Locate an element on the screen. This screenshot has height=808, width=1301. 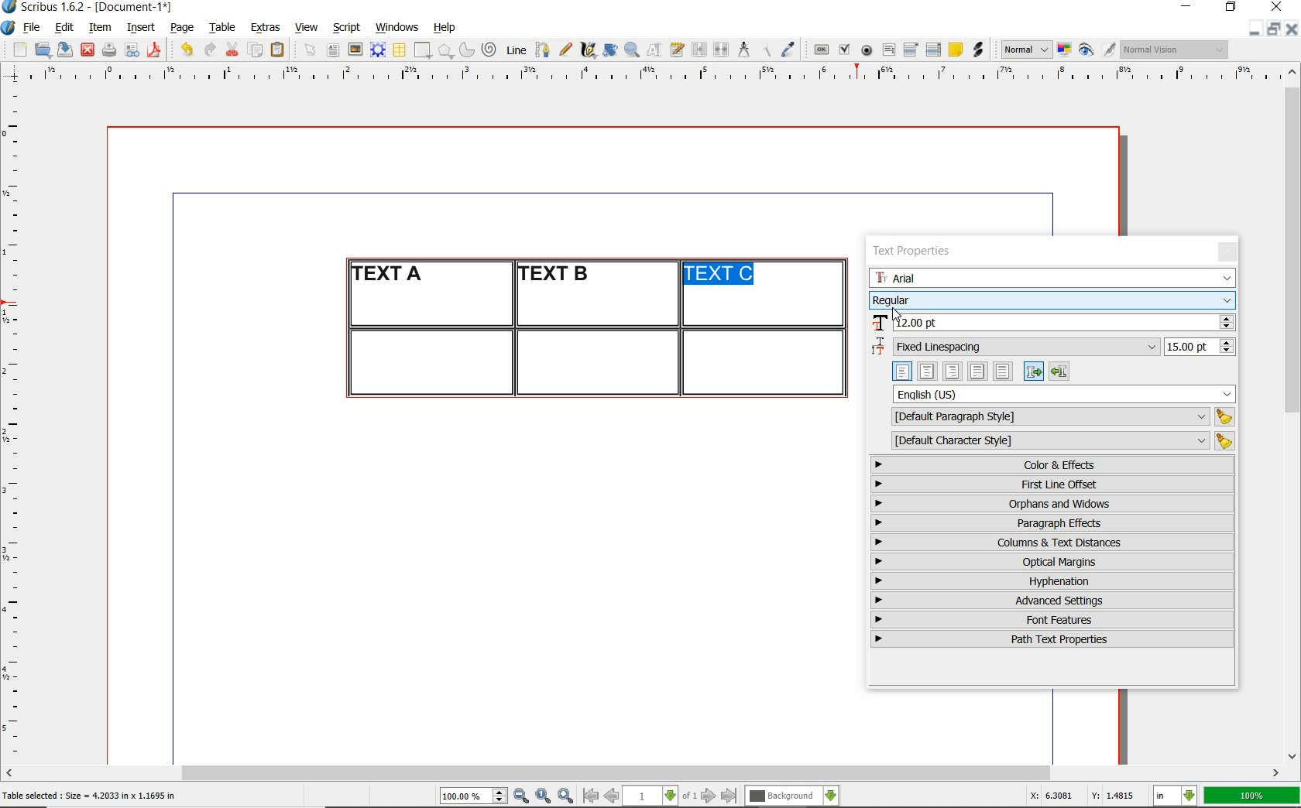
visual appearance of the display is located at coordinates (1176, 50).